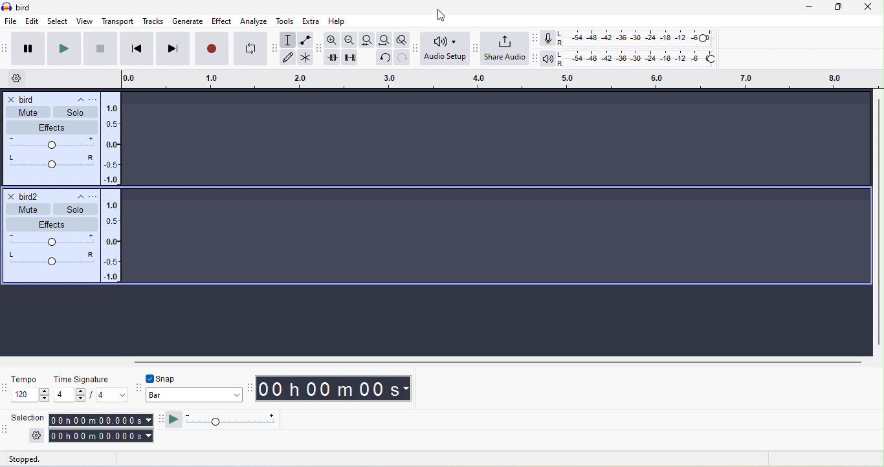 This screenshot has width=884, height=467. I want to click on fit selection to width, so click(365, 40).